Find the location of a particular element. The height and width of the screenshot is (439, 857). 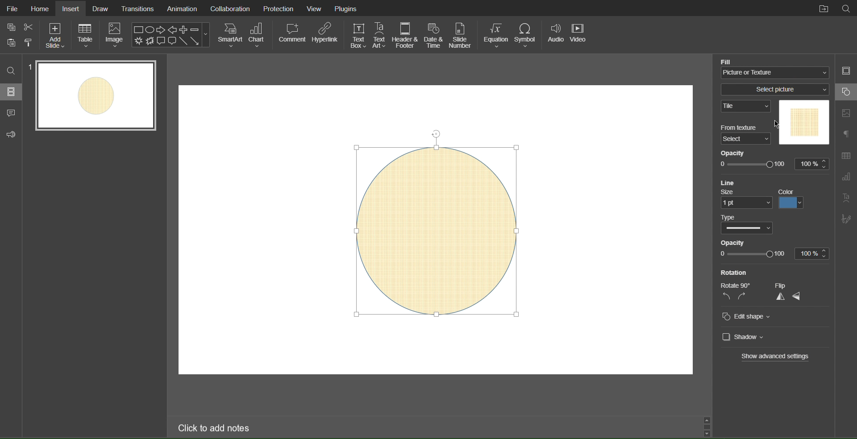

Date and Time is located at coordinates (435, 35).